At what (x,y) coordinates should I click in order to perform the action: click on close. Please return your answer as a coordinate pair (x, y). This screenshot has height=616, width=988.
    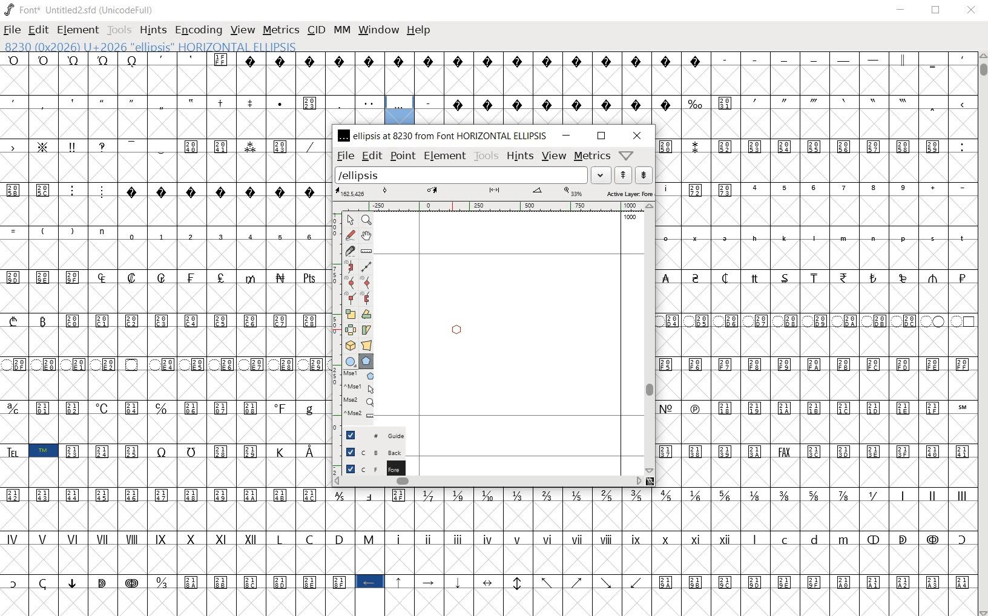
    Looking at the image, I should click on (636, 135).